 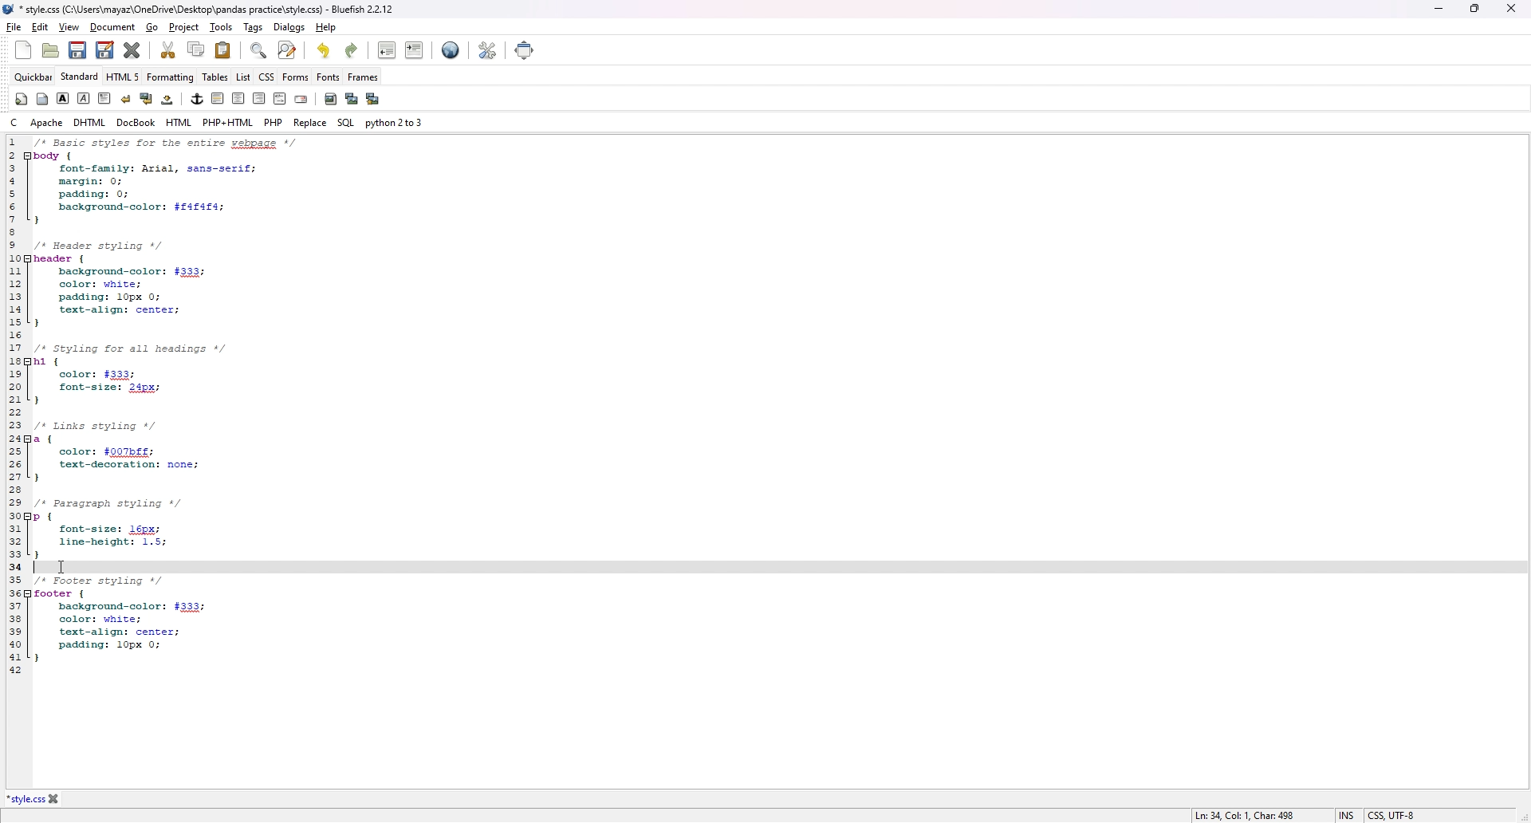 I want to click on go, so click(x=152, y=27).